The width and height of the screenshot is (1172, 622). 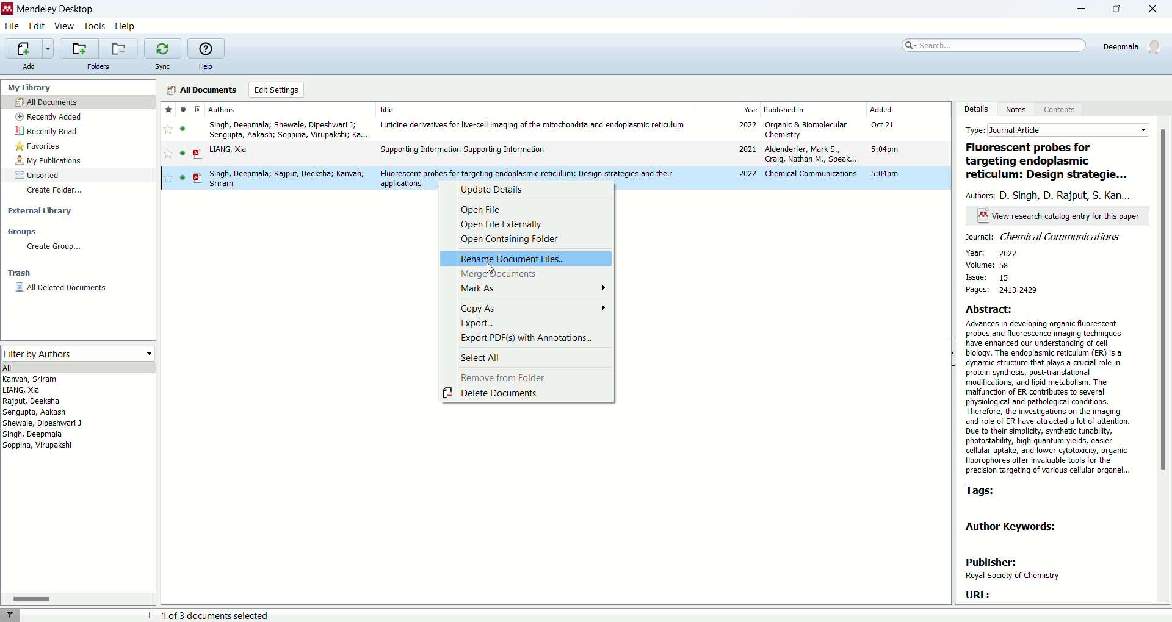 I want to click on merge documents, so click(x=529, y=275).